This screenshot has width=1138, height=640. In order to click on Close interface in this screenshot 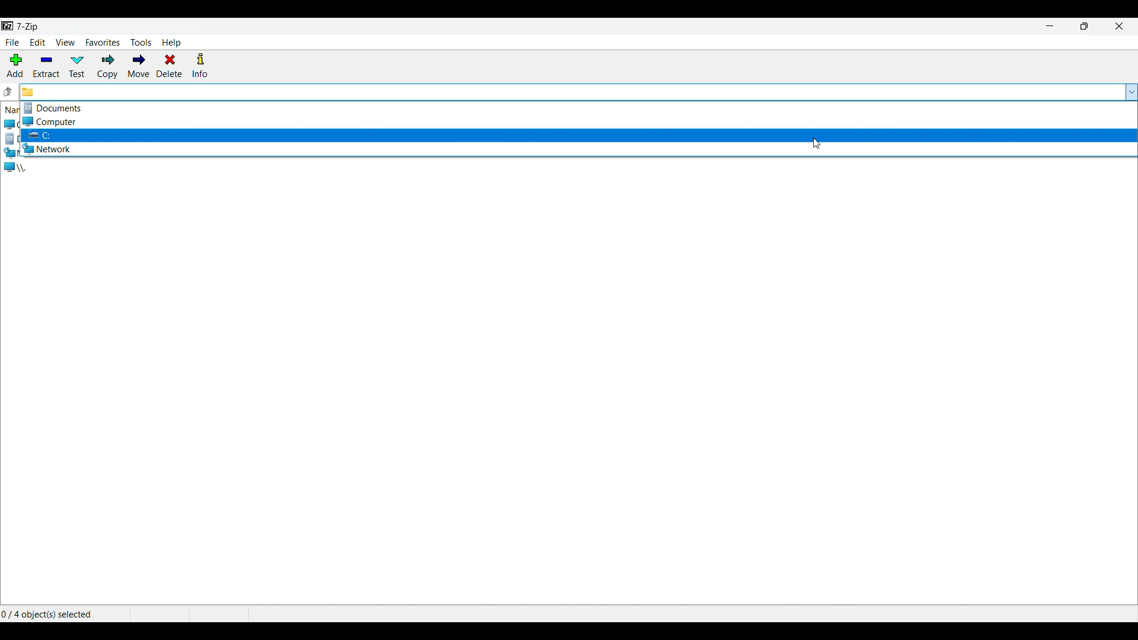, I will do `click(1119, 26)`.